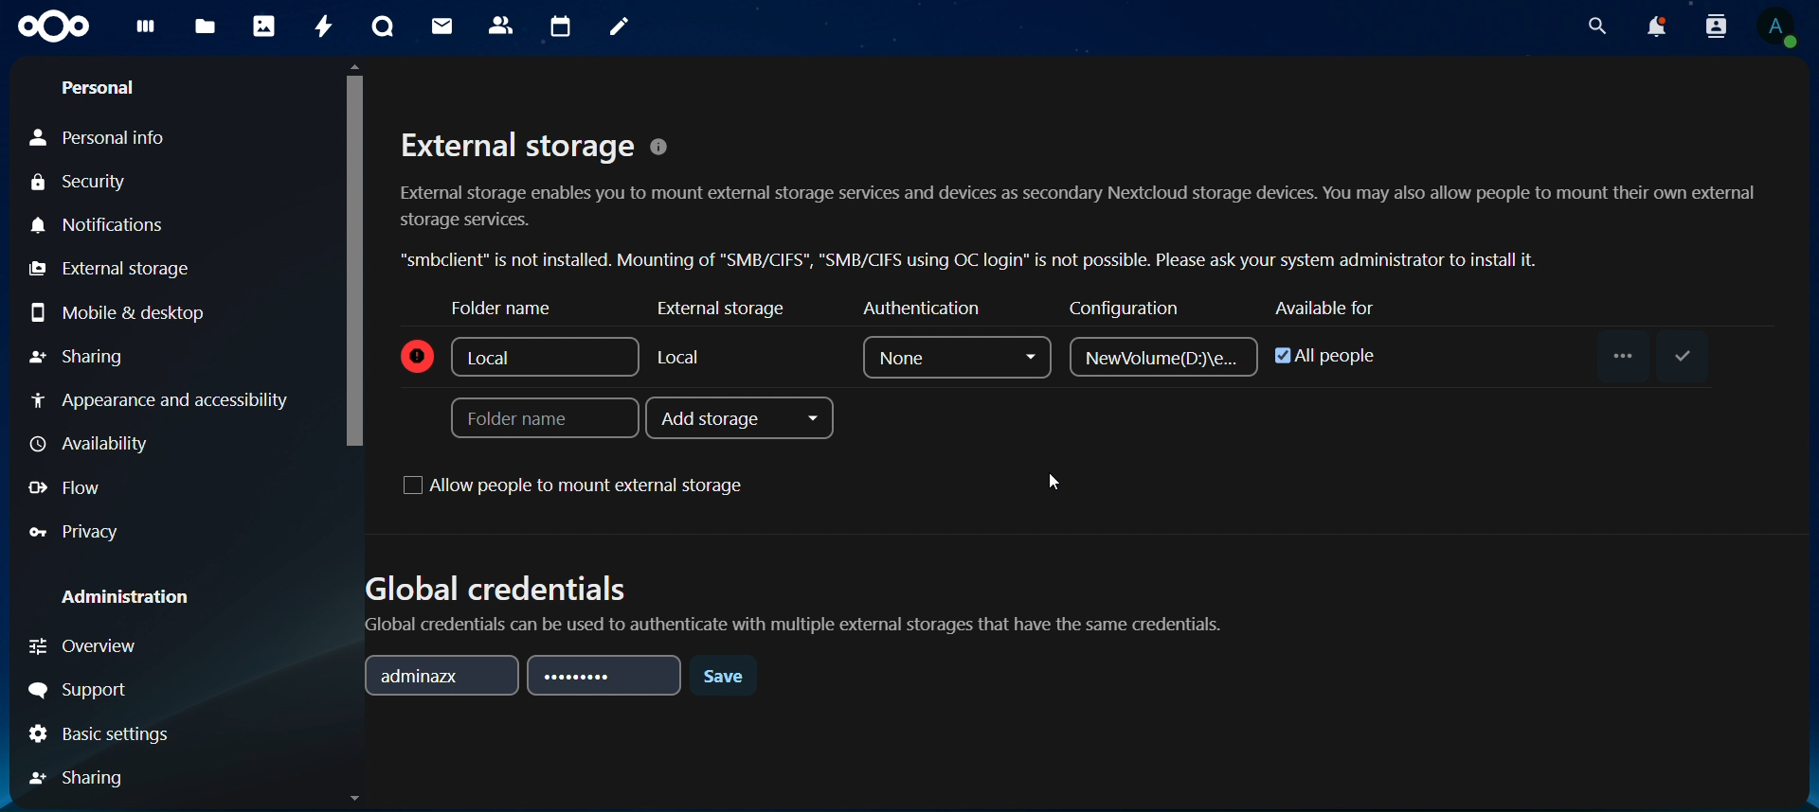  What do you see at coordinates (102, 733) in the screenshot?
I see `basic settings` at bounding box center [102, 733].